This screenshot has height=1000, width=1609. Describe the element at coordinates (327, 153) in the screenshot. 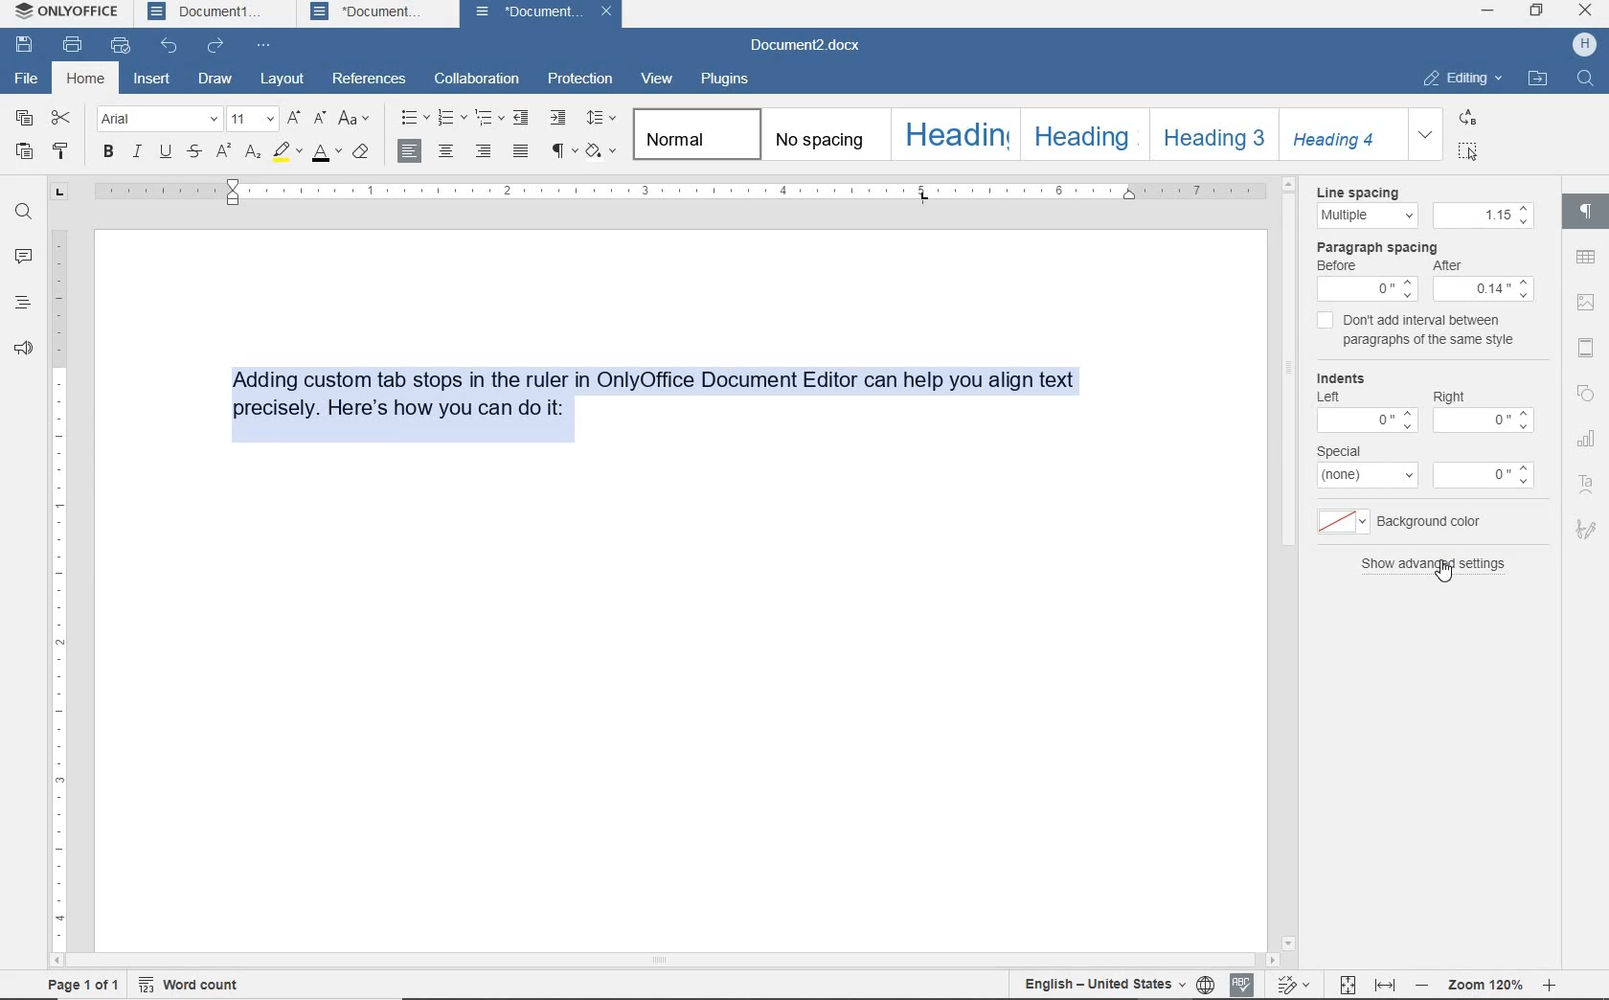

I see `font color` at that location.